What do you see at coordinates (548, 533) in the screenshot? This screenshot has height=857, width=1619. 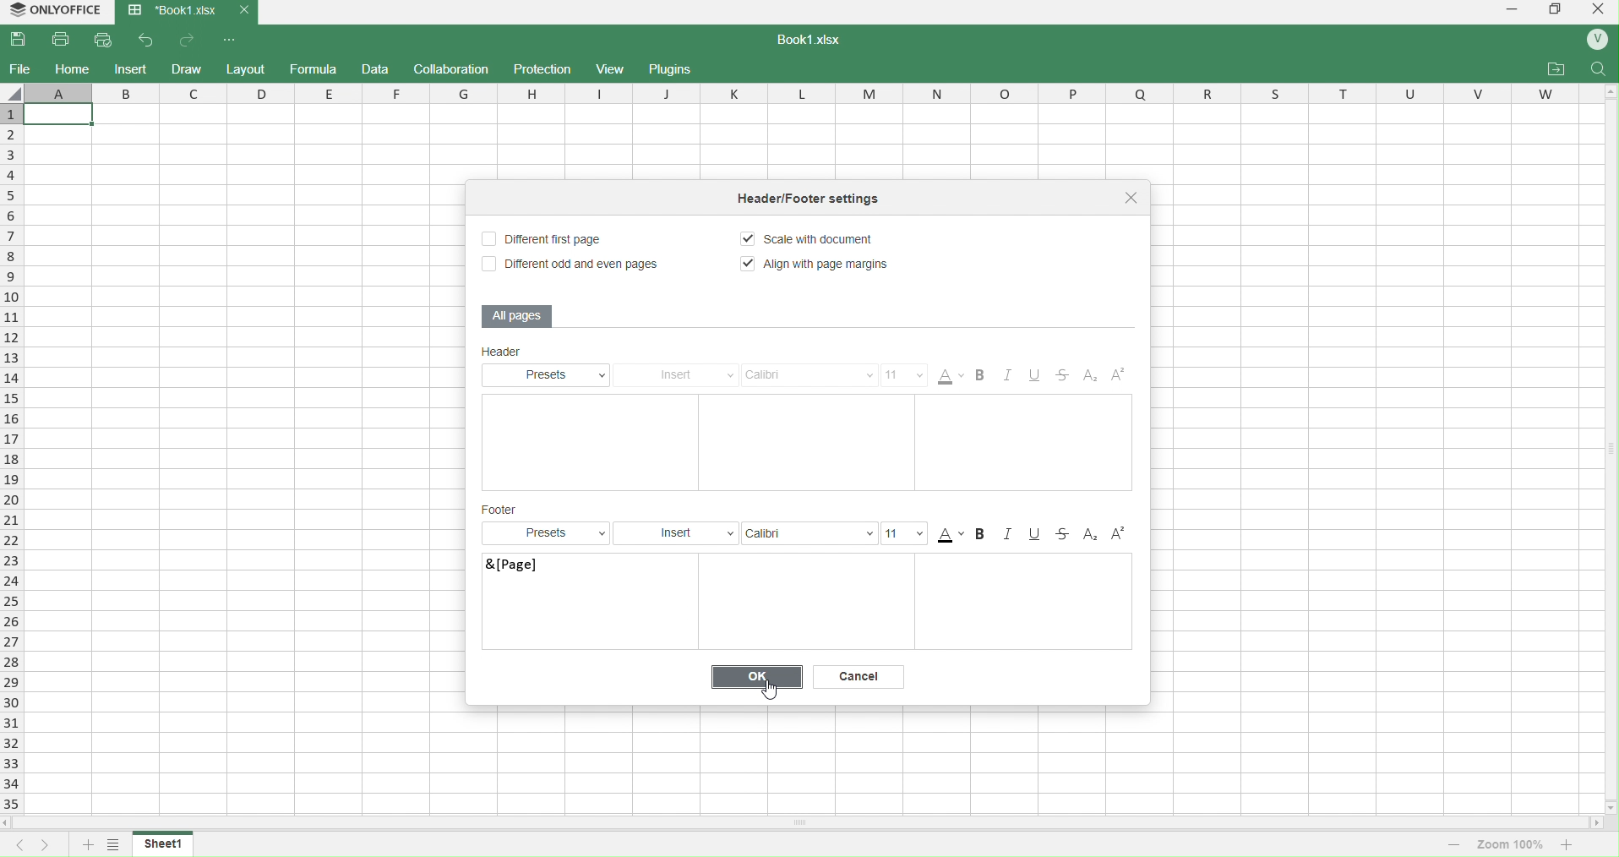 I see `Presets` at bounding box center [548, 533].